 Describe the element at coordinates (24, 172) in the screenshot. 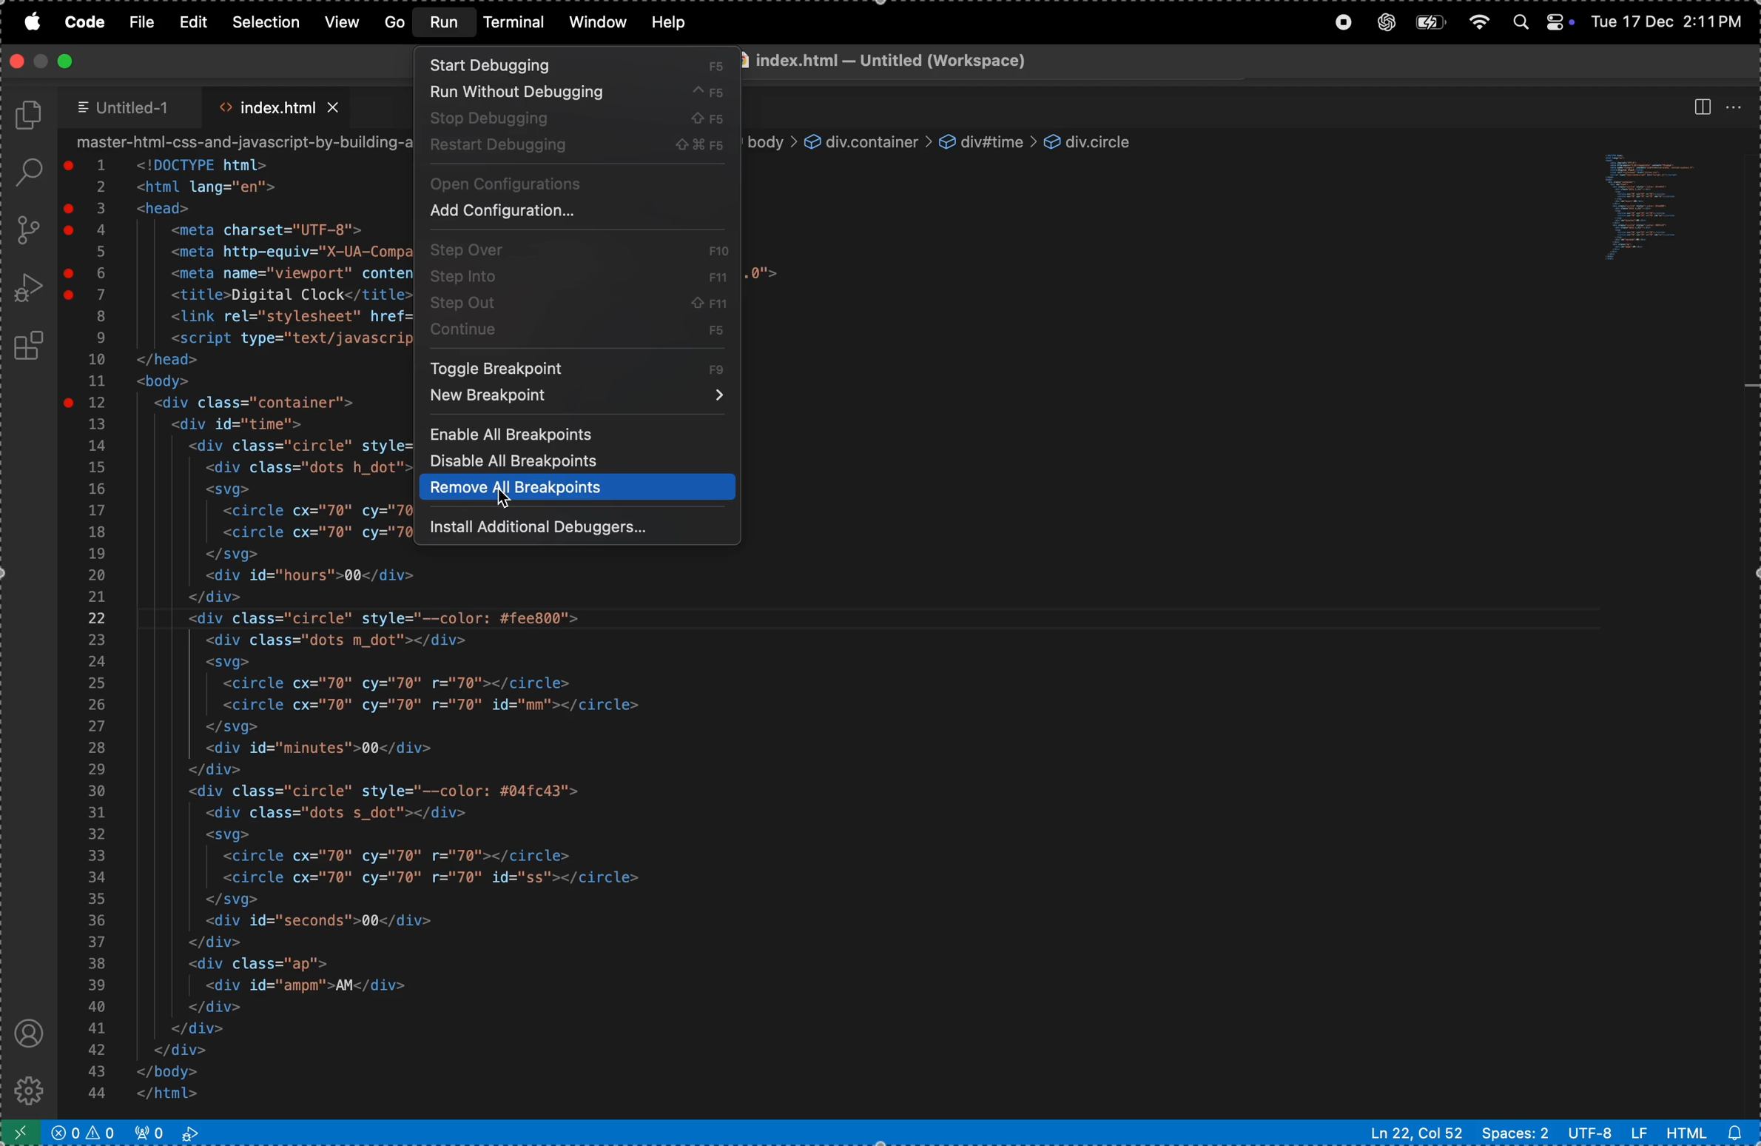

I see `search` at that location.